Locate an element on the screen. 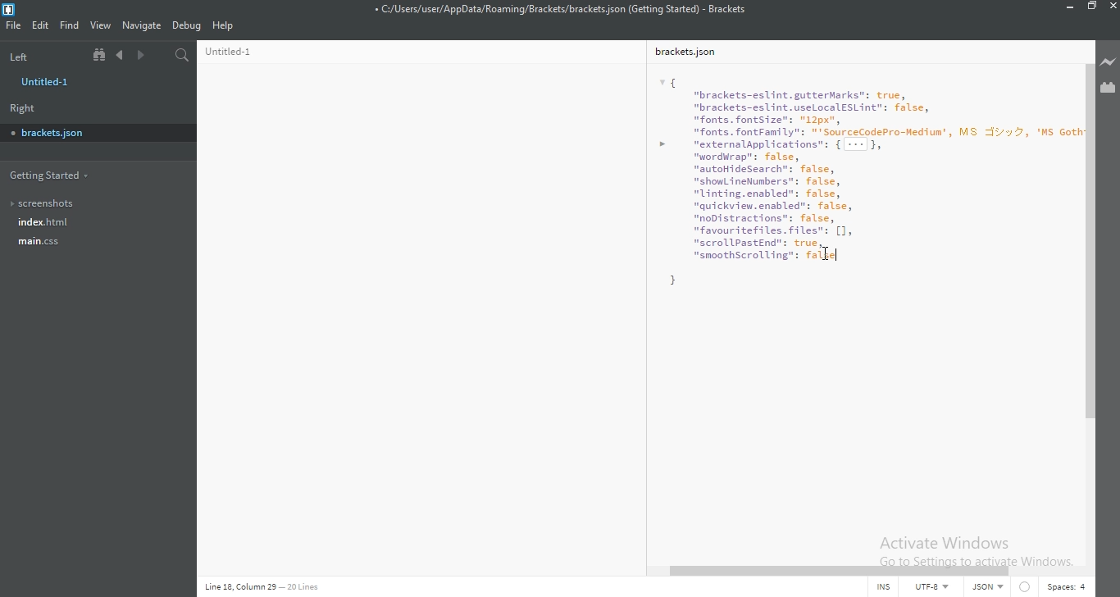 Image resolution: width=1120 pixels, height=597 pixels. JSON is located at coordinates (992, 589).